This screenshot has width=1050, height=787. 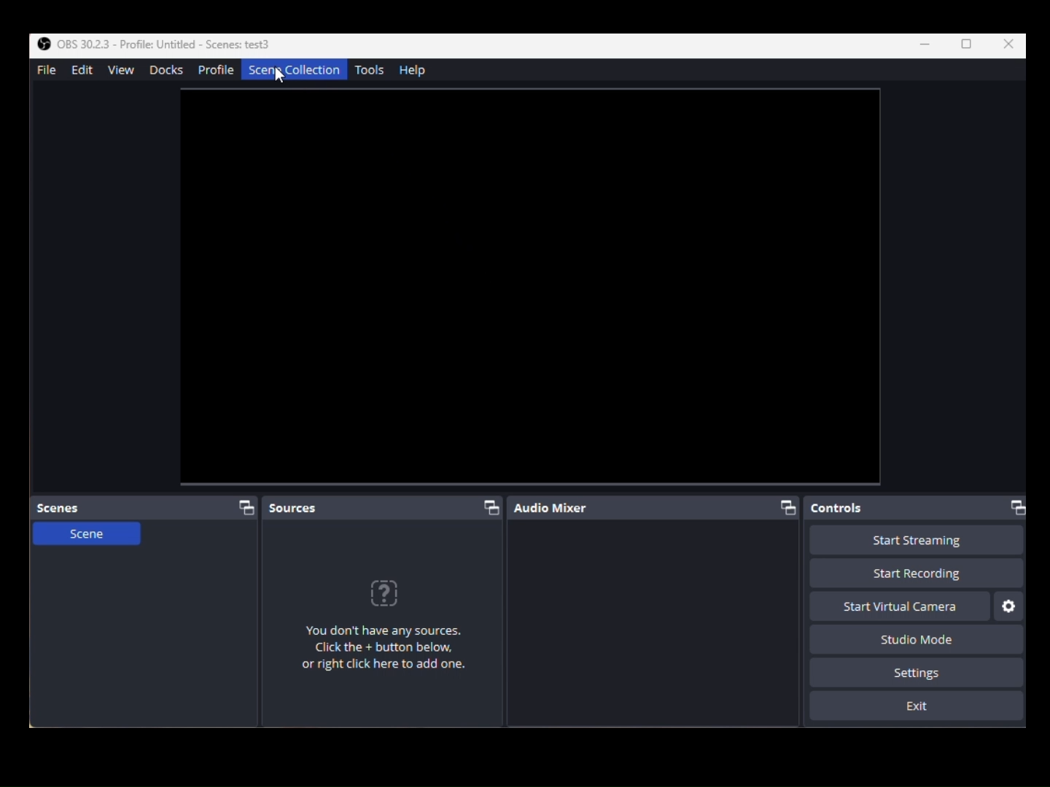 I want to click on Docks, so click(x=165, y=70).